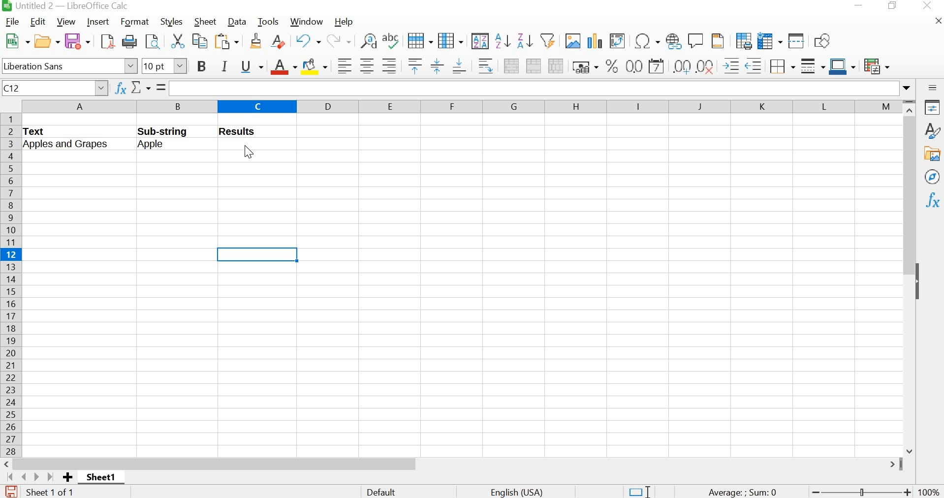 This screenshot has width=944, height=498. I want to click on align top, so click(414, 66).